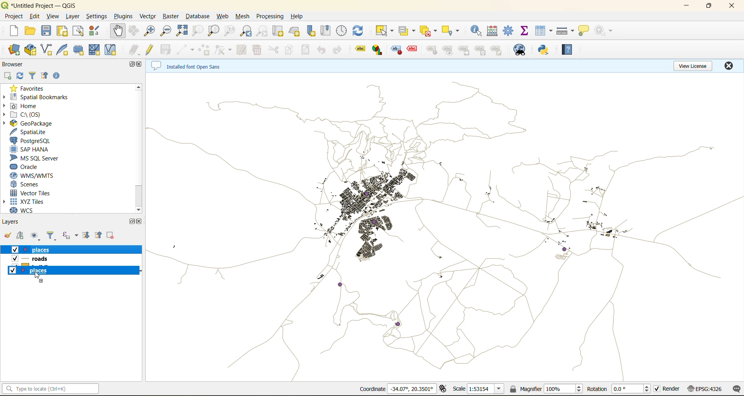  I want to click on toggle display of unplaced, so click(412, 50).